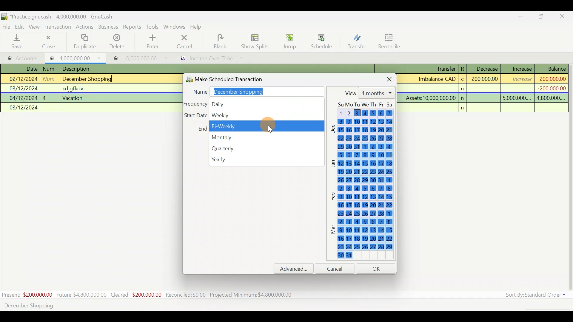 This screenshot has width=573, height=322. Describe the element at coordinates (265, 160) in the screenshot. I see `Yearly` at that location.